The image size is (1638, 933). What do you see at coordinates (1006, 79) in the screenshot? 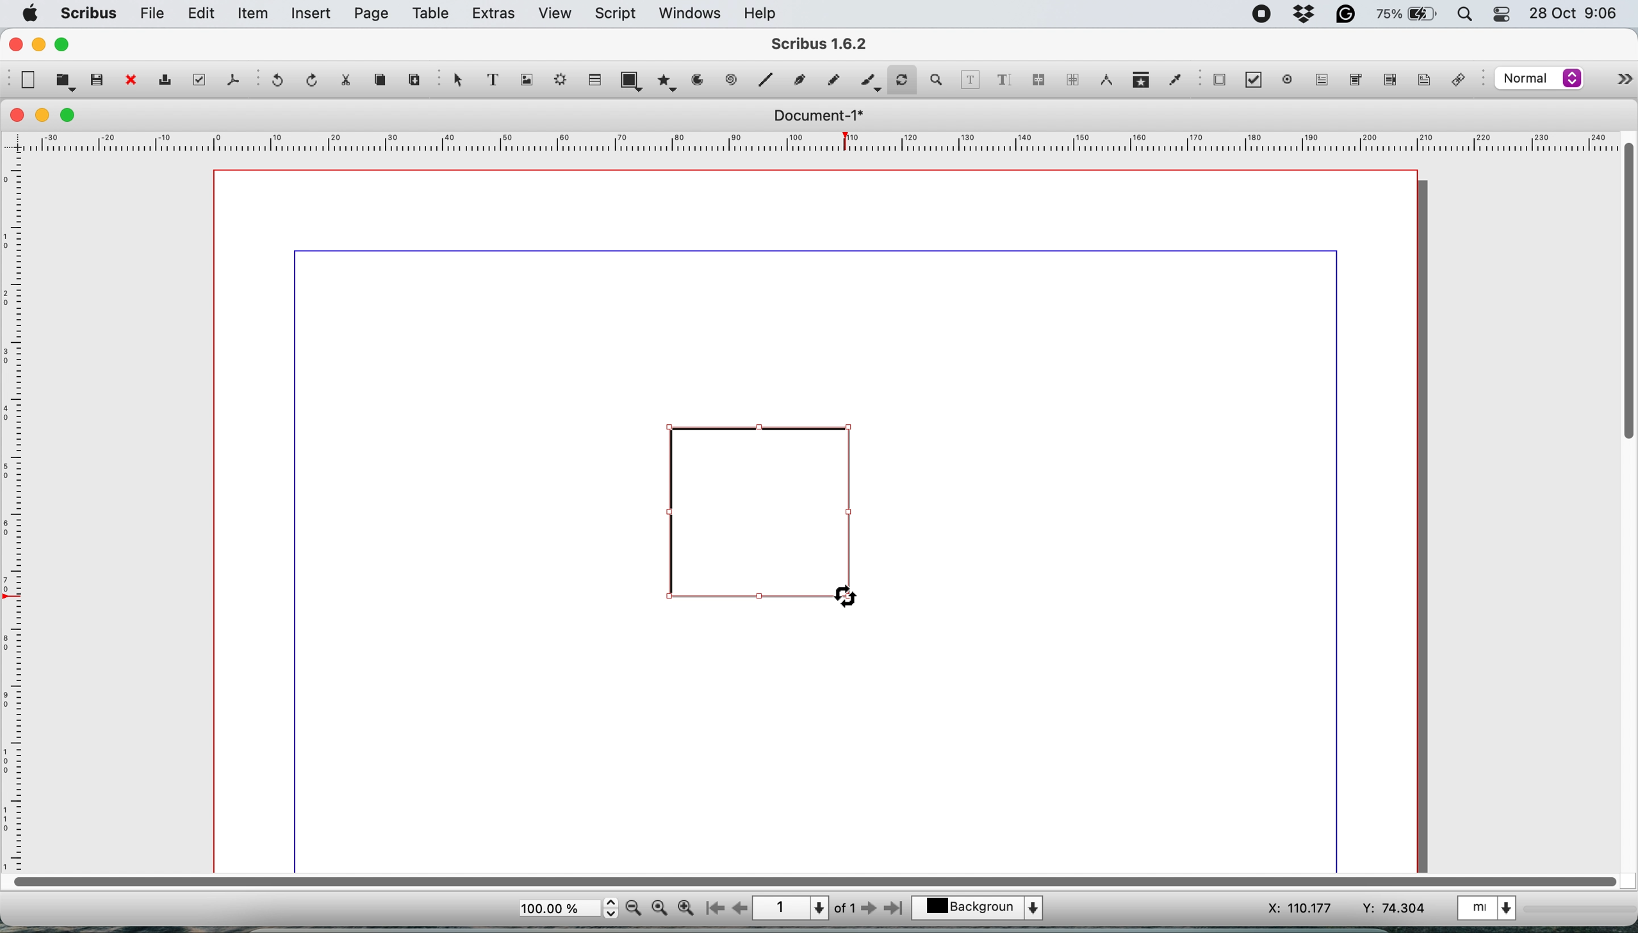
I see `edit text with story editor` at bounding box center [1006, 79].